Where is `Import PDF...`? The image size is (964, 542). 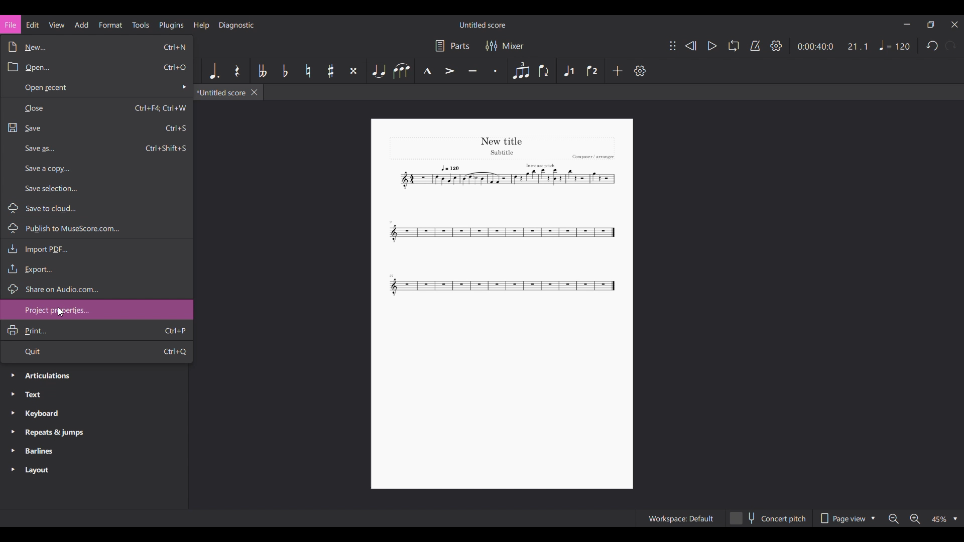
Import PDF... is located at coordinates (97, 248).